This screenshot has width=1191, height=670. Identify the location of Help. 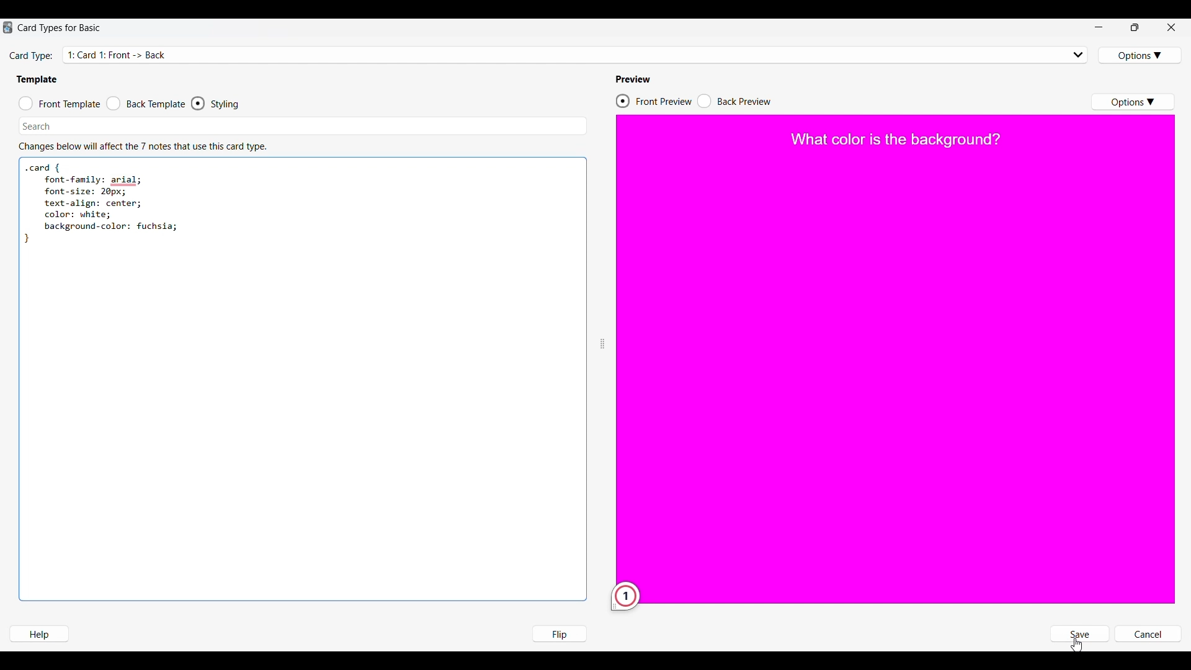
(38, 634).